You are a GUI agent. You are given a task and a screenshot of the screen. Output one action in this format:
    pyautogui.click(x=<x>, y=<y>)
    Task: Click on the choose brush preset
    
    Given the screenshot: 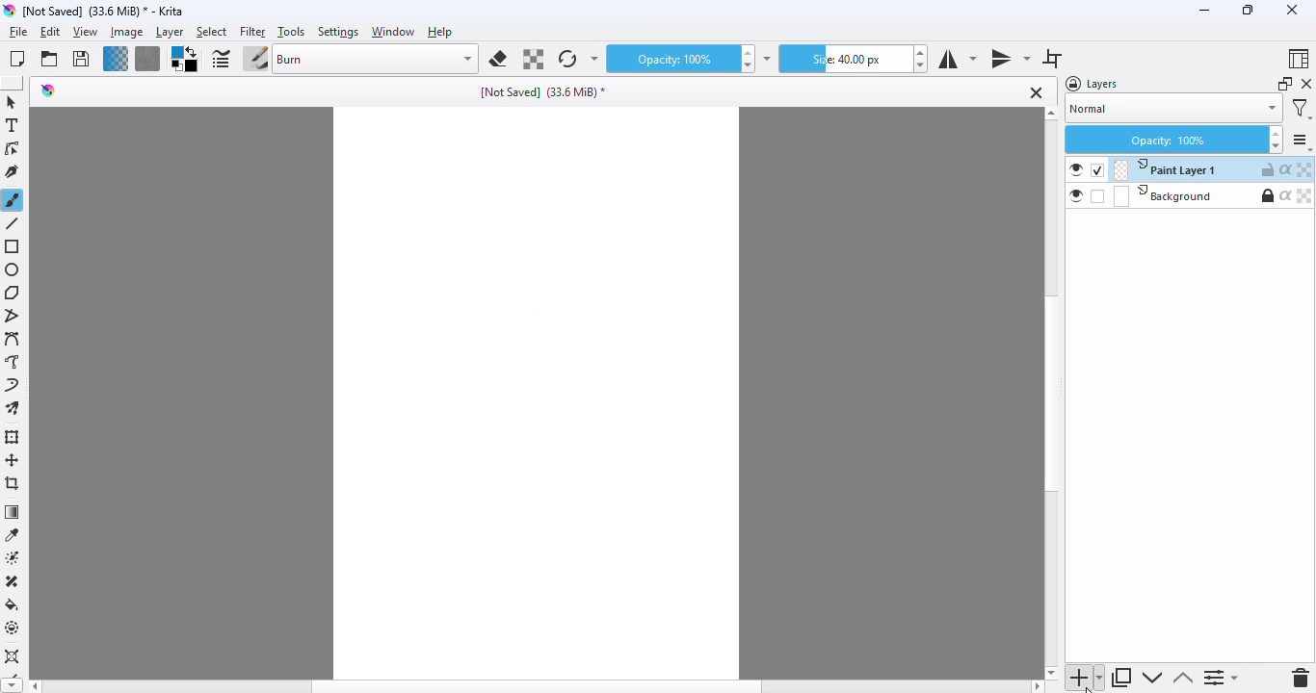 What is the action you would take?
    pyautogui.click(x=255, y=60)
    